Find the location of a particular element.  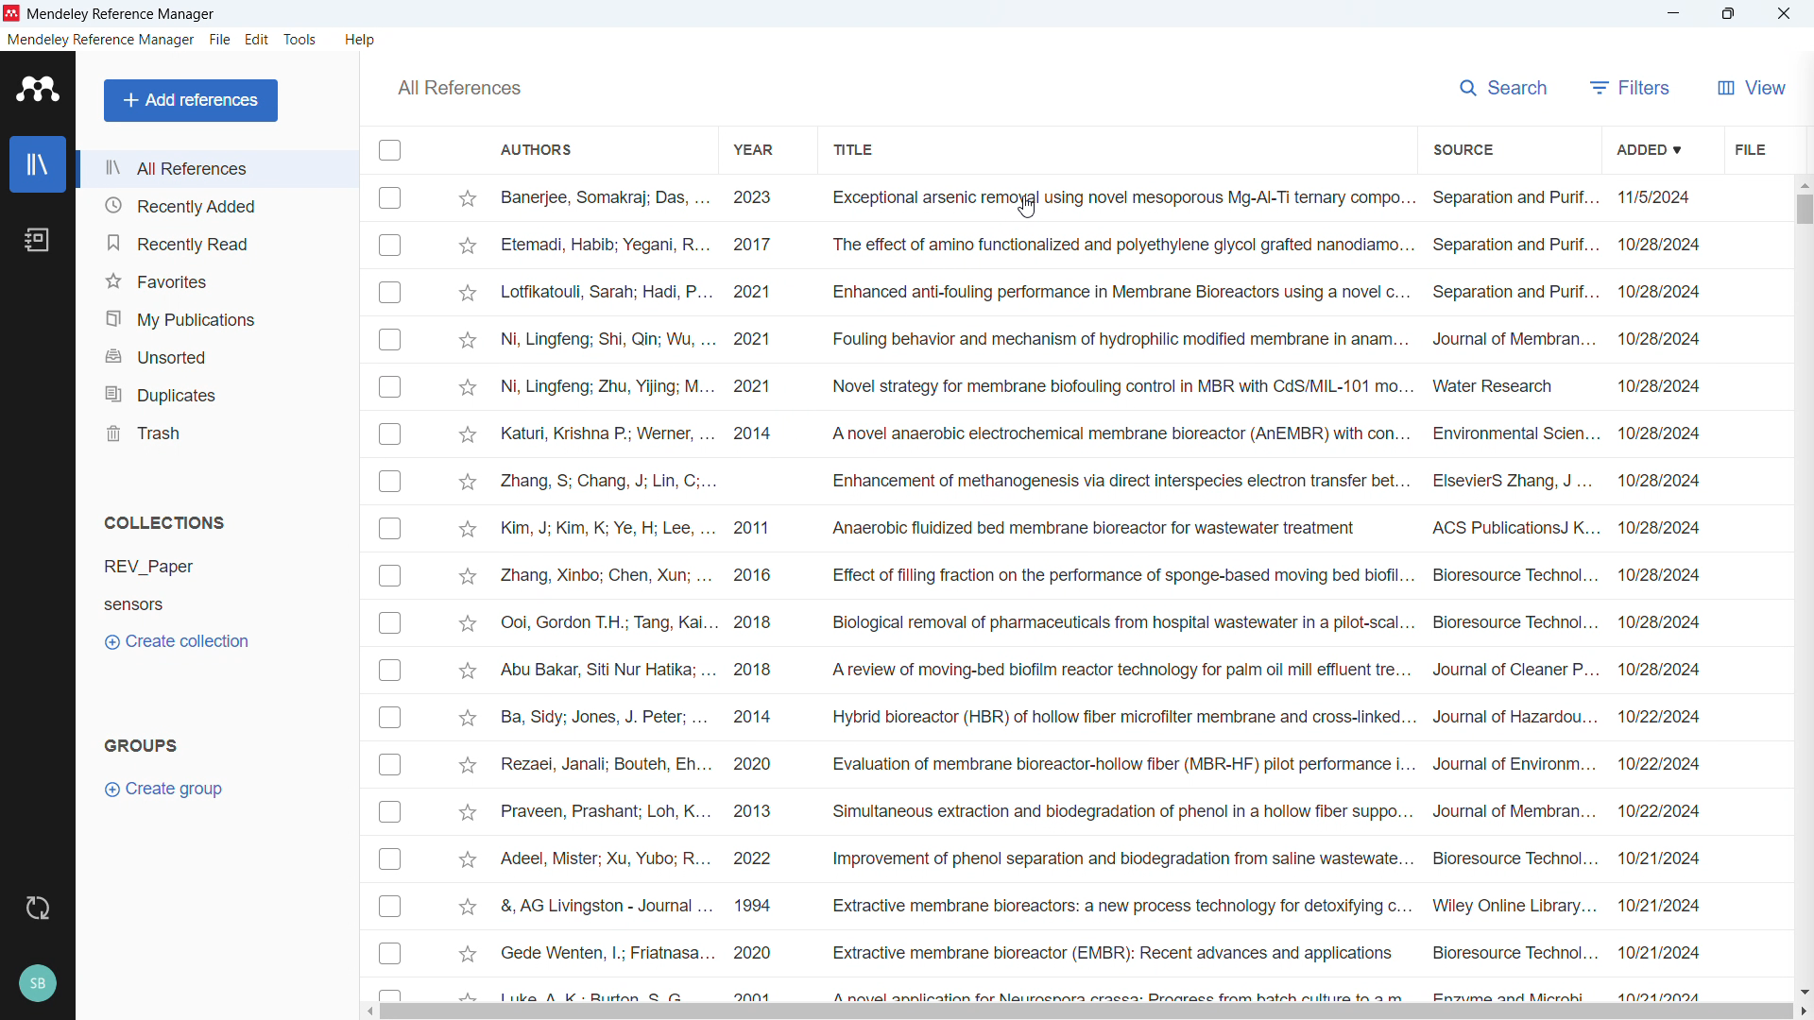

10/21/2024 is located at coordinates (1663, 907).